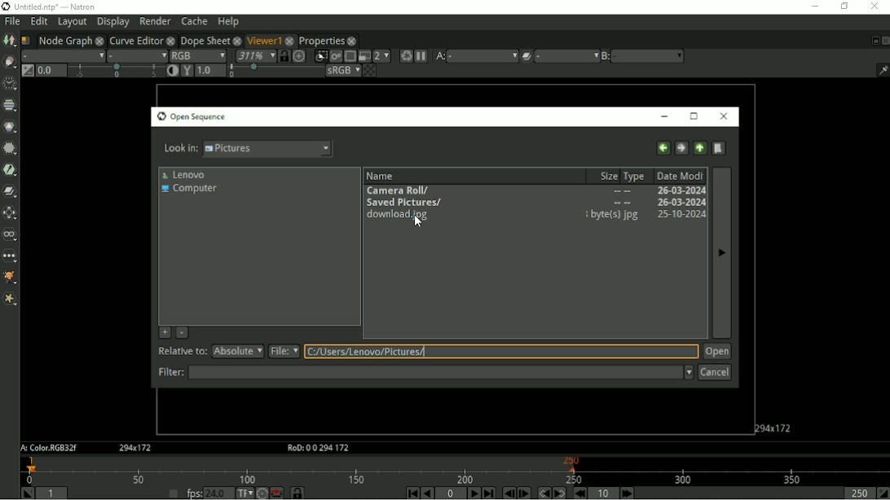  Describe the element at coordinates (320, 56) in the screenshot. I see `Clips portion of image` at that location.